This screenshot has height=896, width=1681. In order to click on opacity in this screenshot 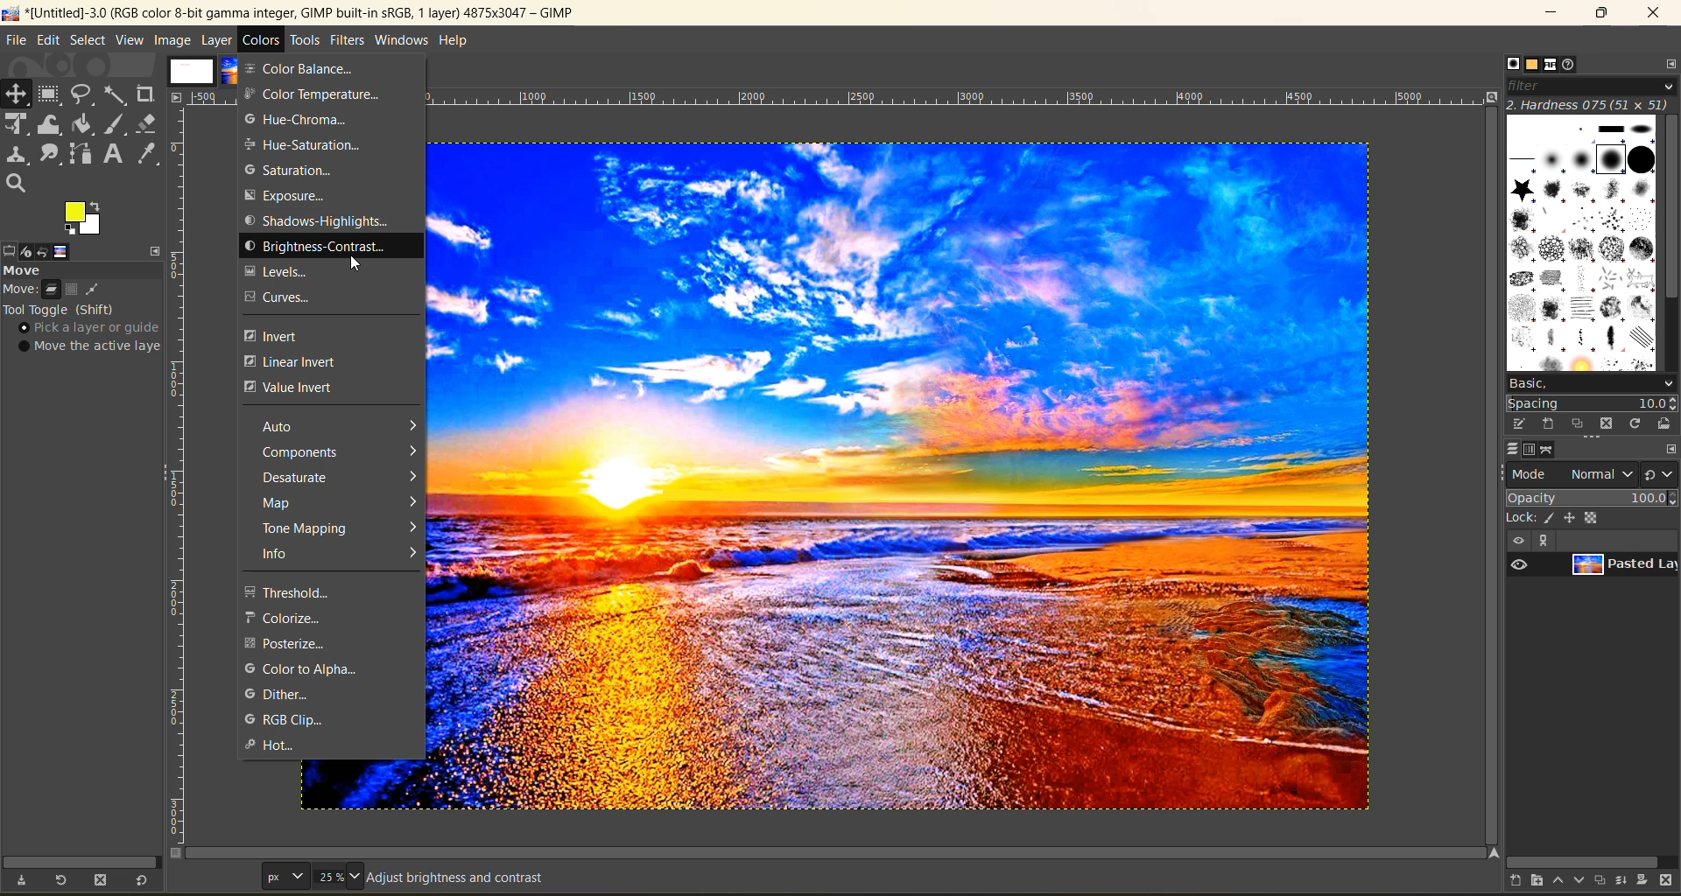, I will do `click(1592, 497)`.